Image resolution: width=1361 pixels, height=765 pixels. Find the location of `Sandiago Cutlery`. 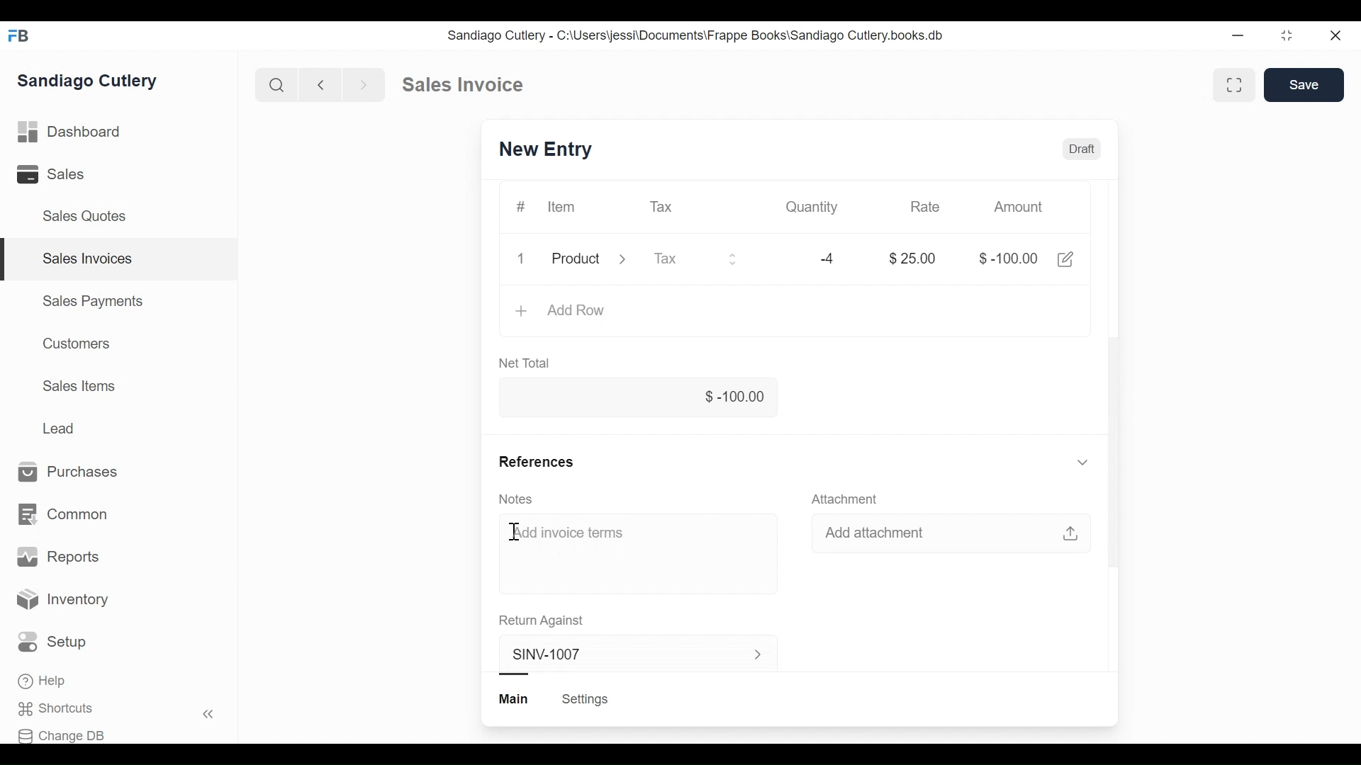

Sandiago Cutlery is located at coordinates (88, 79).